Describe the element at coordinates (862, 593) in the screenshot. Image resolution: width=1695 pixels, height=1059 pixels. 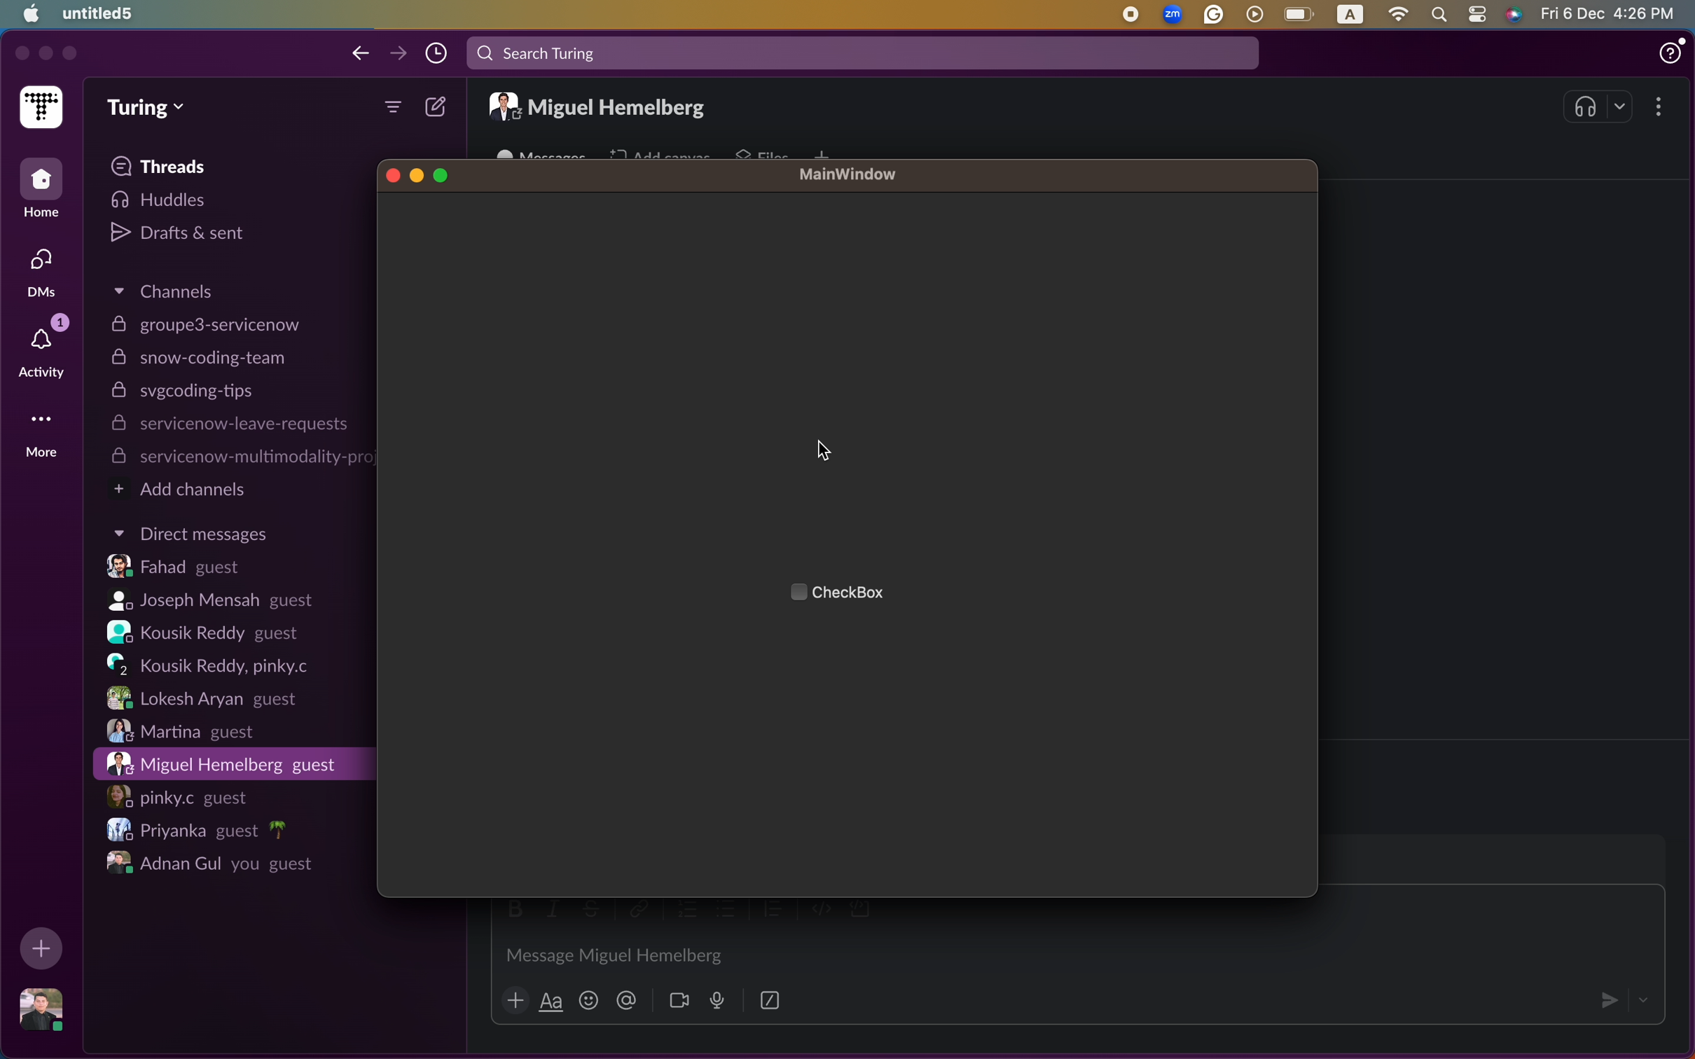
I see `checkbox` at that location.